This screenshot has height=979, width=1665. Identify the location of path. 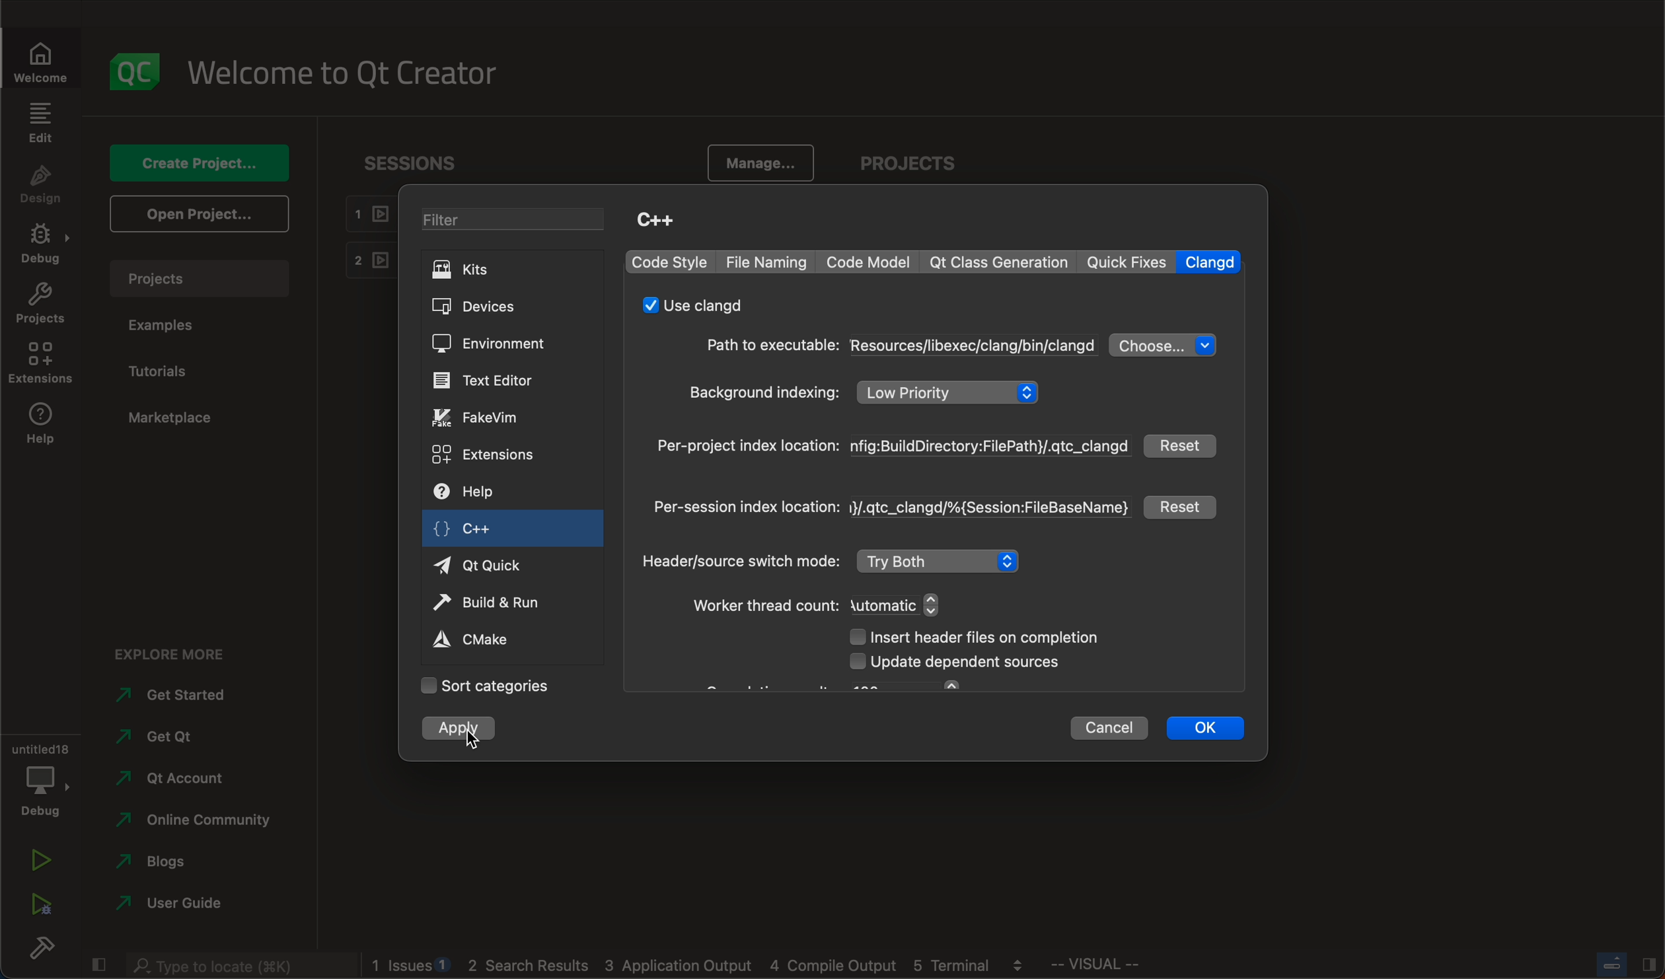
(899, 346).